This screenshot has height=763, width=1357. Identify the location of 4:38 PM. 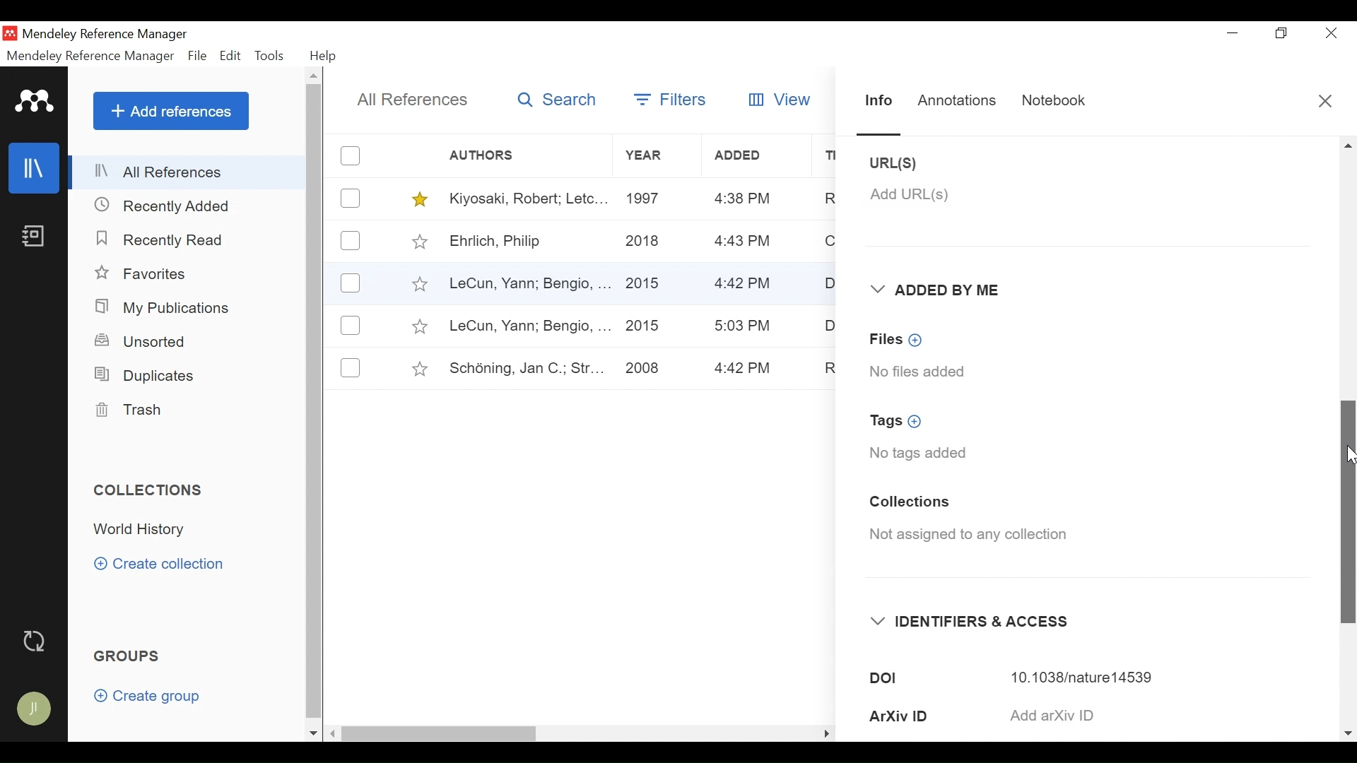
(743, 199).